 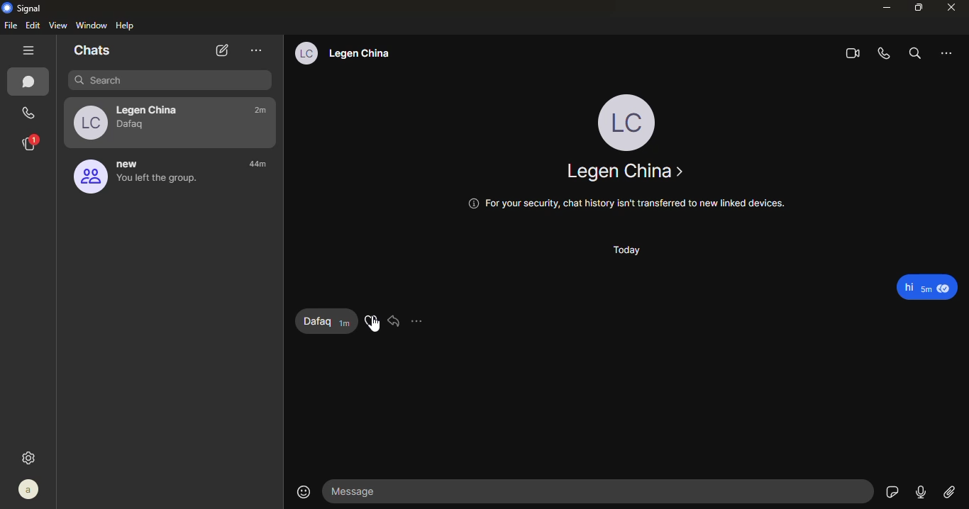 What do you see at coordinates (303, 493) in the screenshot?
I see `emoji` at bounding box center [303, 493].